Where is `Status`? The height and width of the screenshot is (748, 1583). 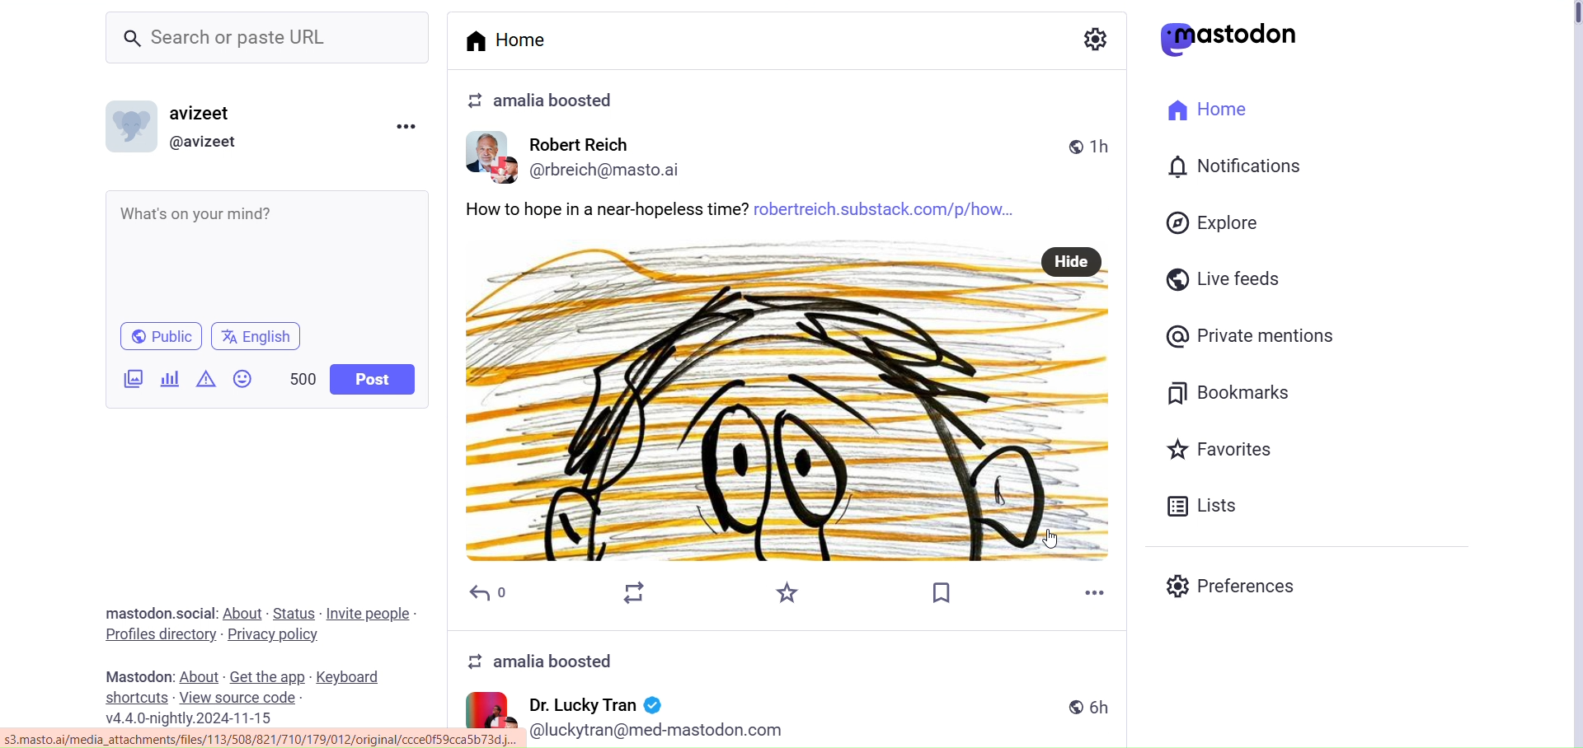
Status is located at coordinates (294, 611).